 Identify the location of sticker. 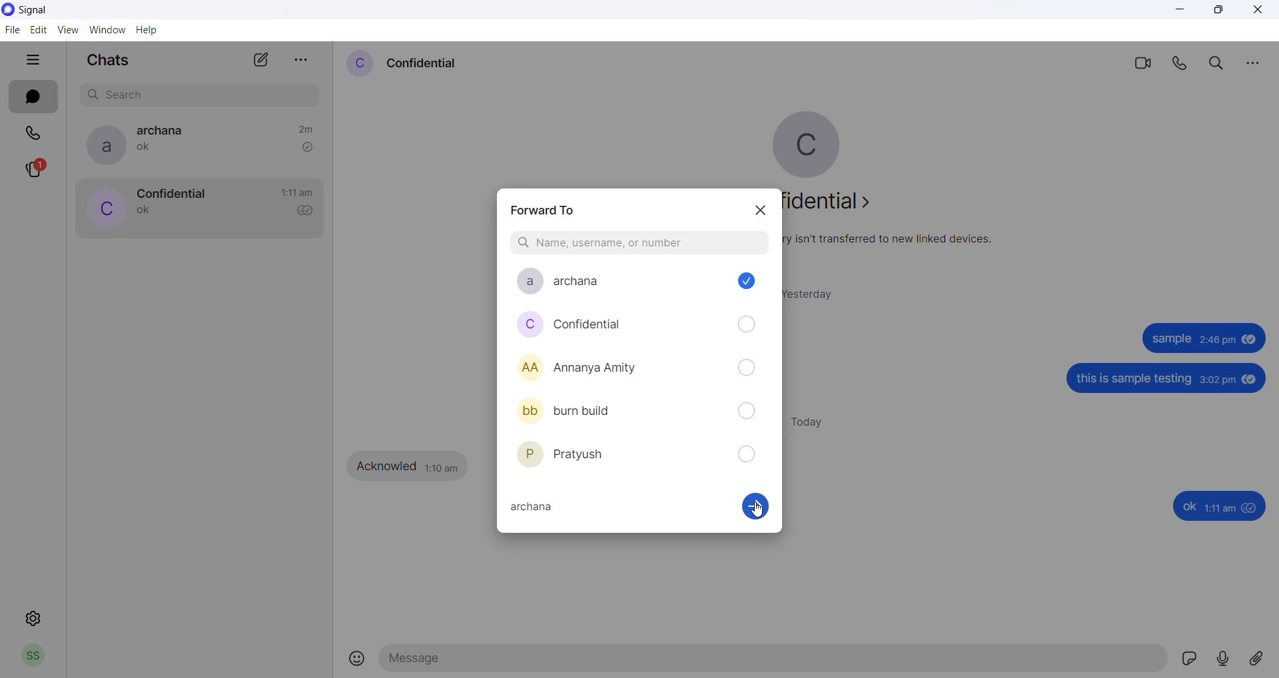
(1193, 661).